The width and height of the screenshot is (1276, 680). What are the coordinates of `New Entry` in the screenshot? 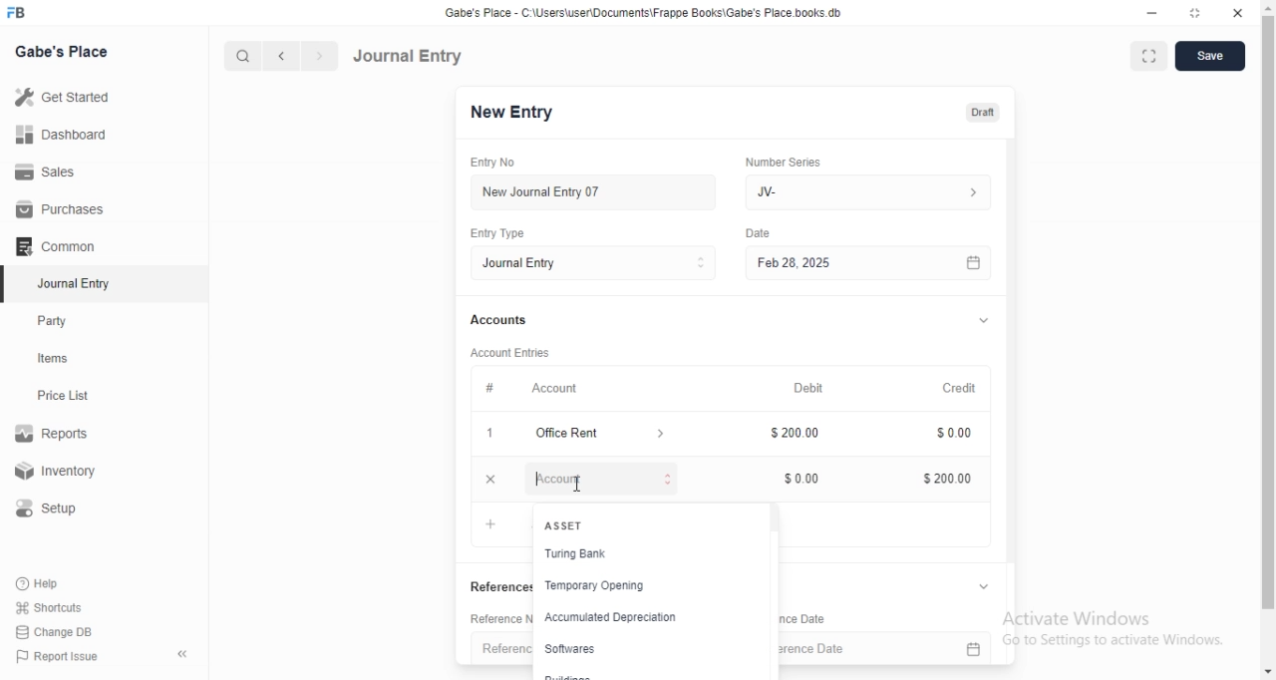 It's located at (519, 113).